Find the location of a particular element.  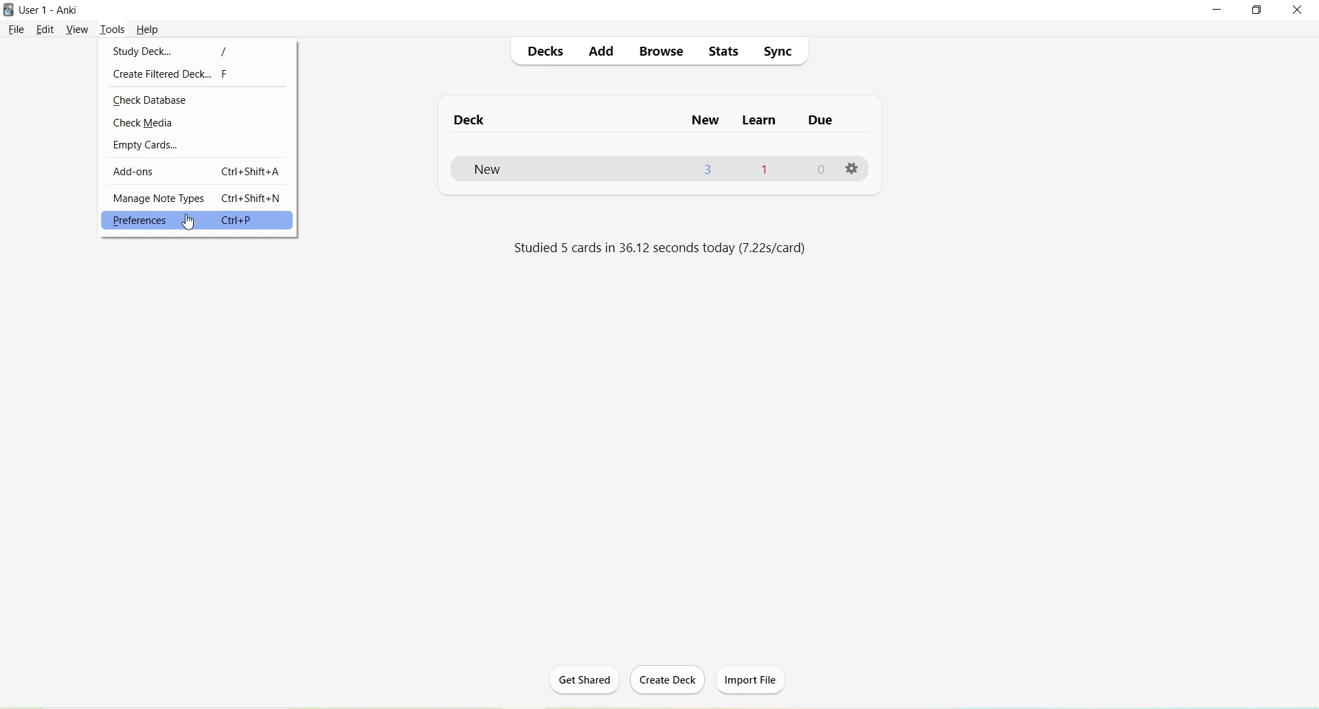

Ctrl+Shift+N is located at coordinates (254, 198).